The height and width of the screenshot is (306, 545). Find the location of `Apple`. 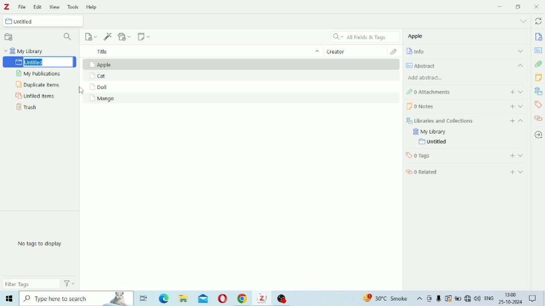

Apple is located at coordinates (103, 64).